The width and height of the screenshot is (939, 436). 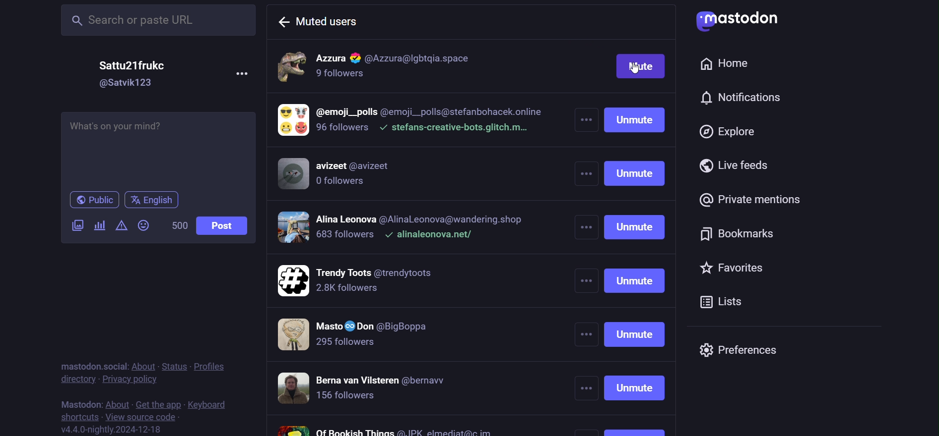 What do you see at coordinates (78, 417) in the screenshot?
I see `shortcut` at bounding box center [78, 417].